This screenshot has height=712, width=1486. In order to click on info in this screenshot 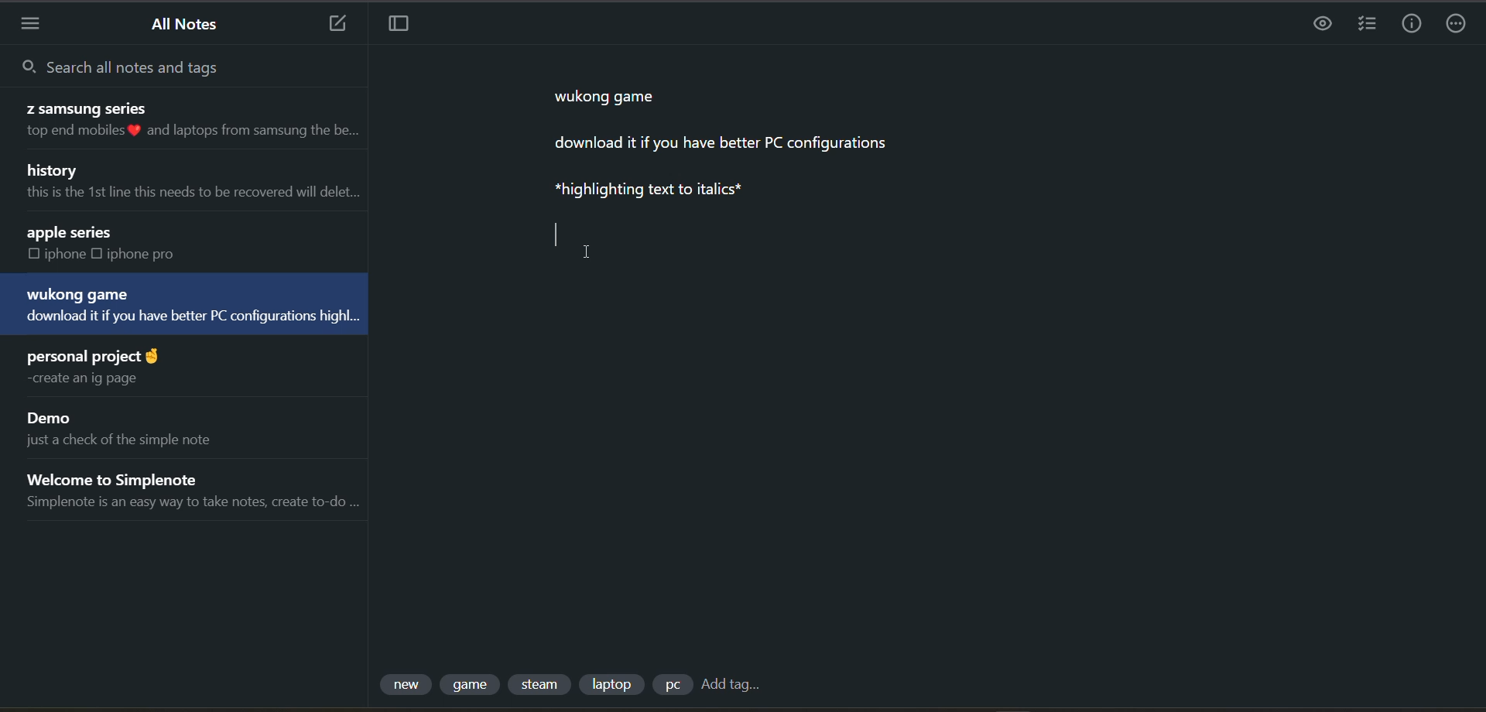, I will do `click(1406, 23)`.